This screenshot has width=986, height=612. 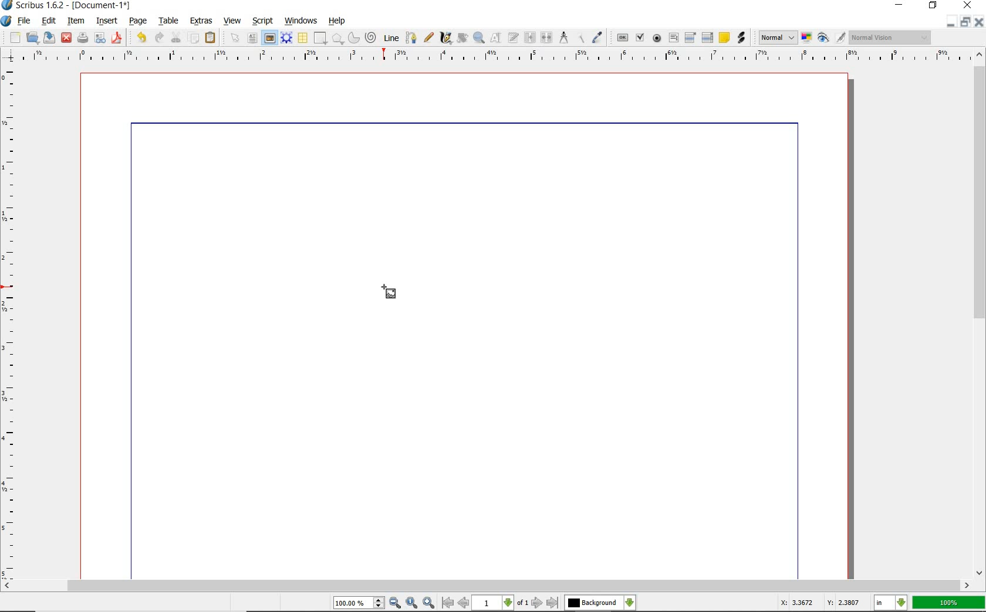 I want to click on unlink text frames, so click(x=547, y=38).